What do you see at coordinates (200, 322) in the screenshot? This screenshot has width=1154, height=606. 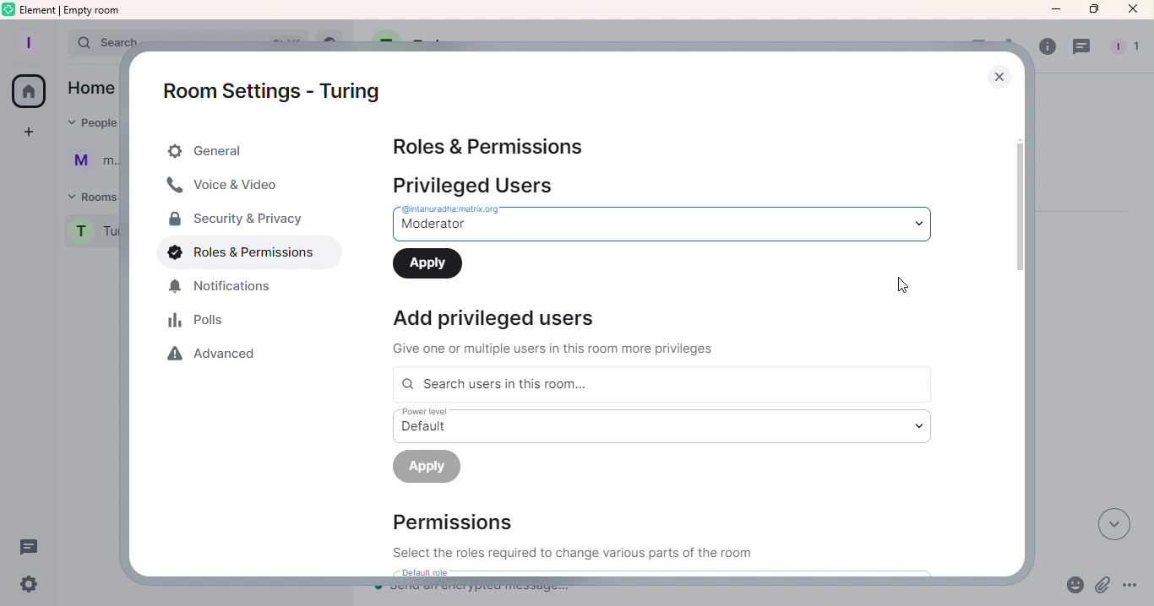 I see `Polls` at bounding box center [200, 322].